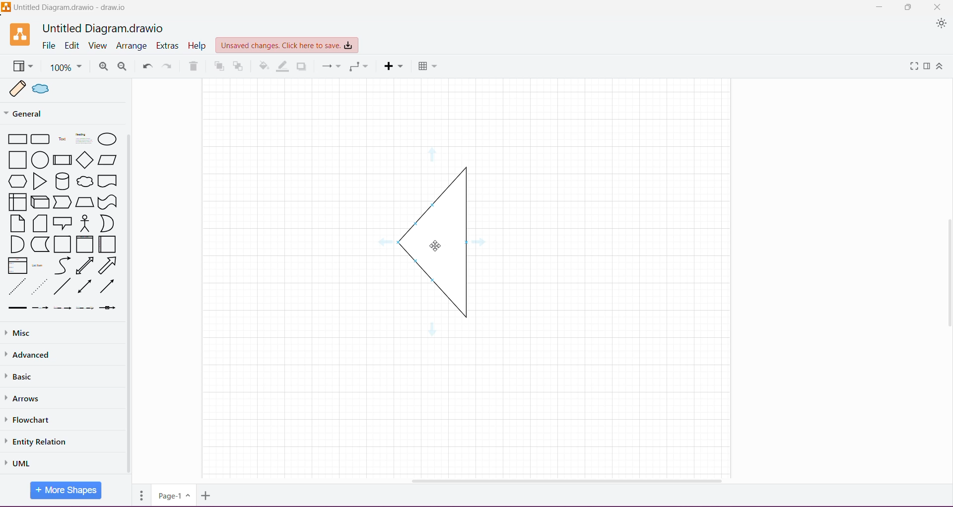 Image resolution: width=953 pixels, height=507 pixels. What do you see at coordinates (28, 420) in the screenshot?
I see `Flowchart` at bounding box center [28, 420].